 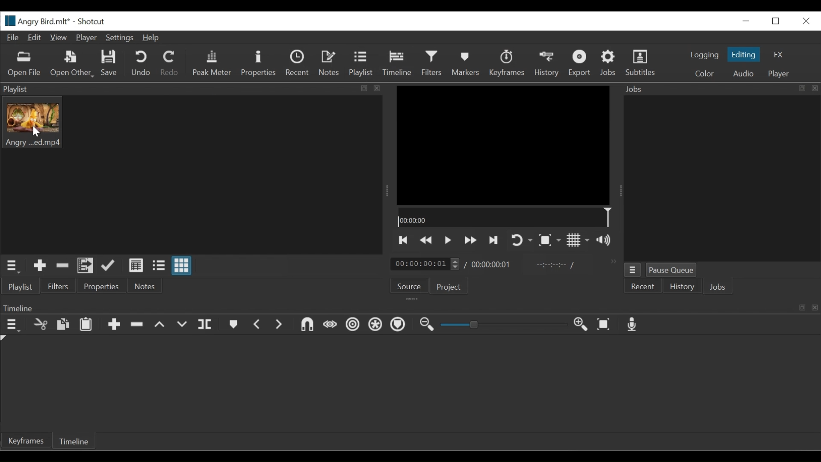 What do you see at coordinates (13, 38) in the screenshot?
I see `File` at bounding box center [13, 38].